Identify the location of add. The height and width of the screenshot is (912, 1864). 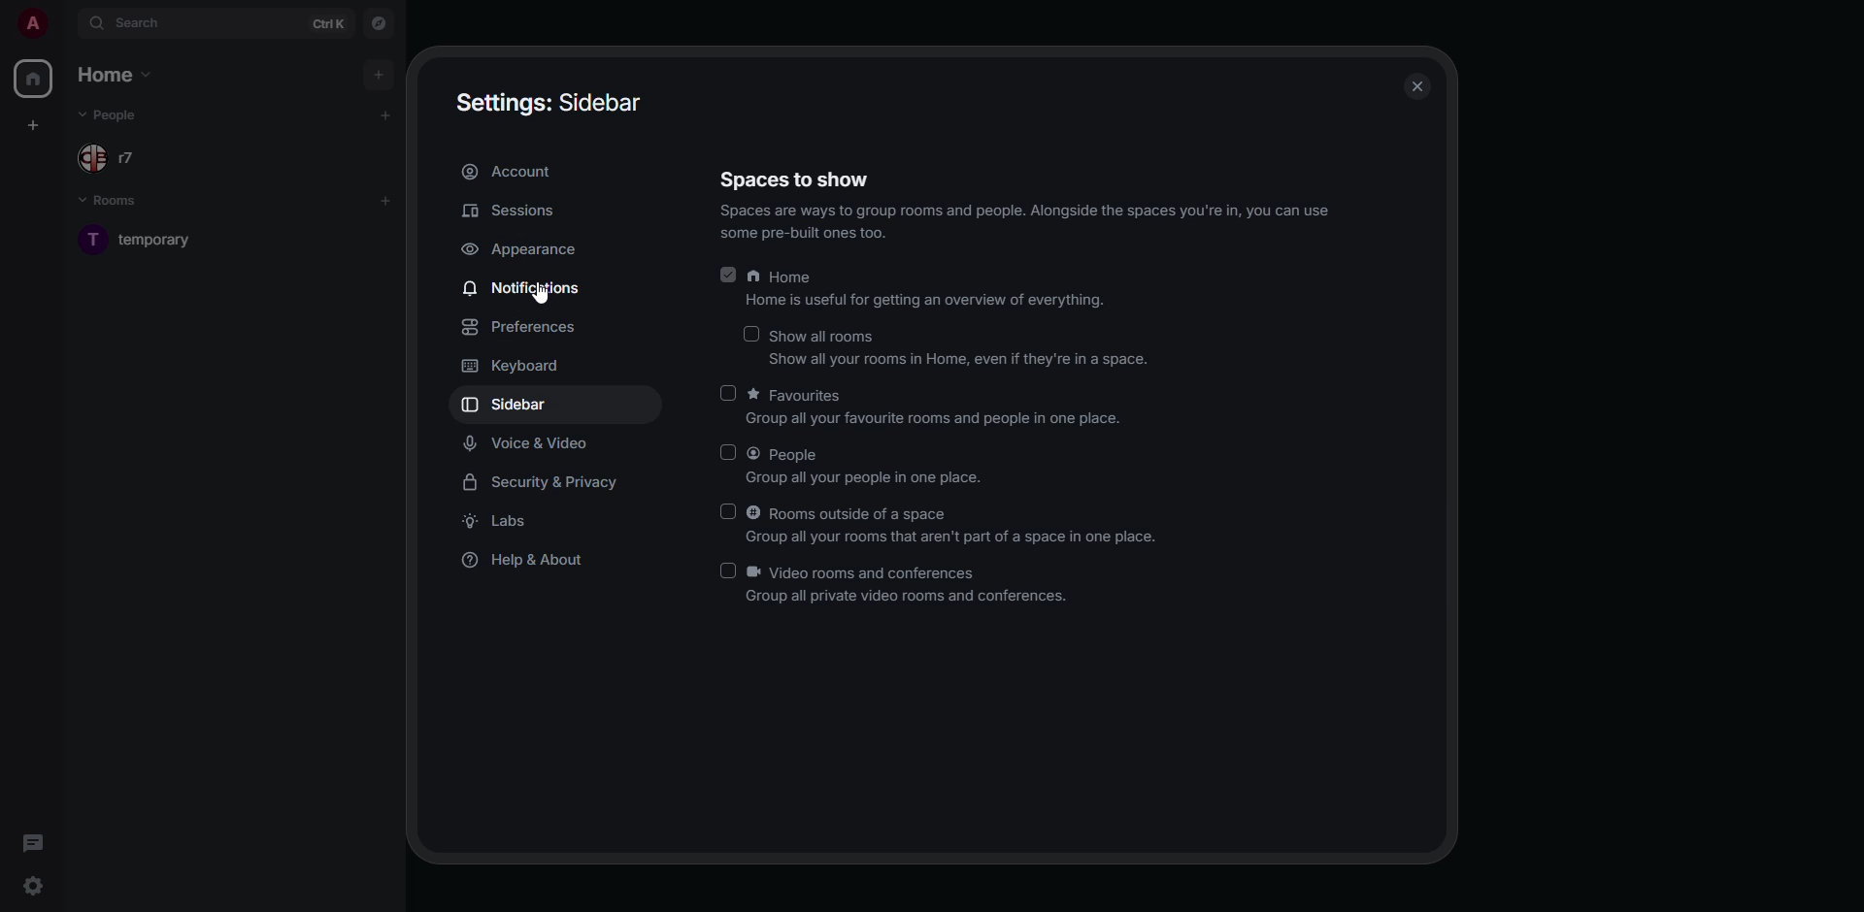
(386, 201).